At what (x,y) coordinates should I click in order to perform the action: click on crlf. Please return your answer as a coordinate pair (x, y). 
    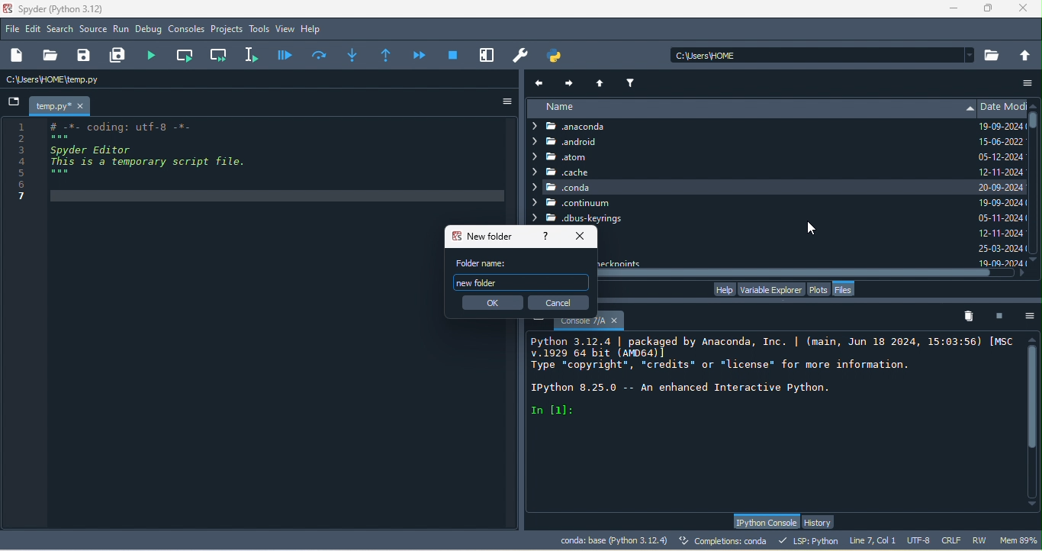
    Looking at the image, I should click on (954, 541).